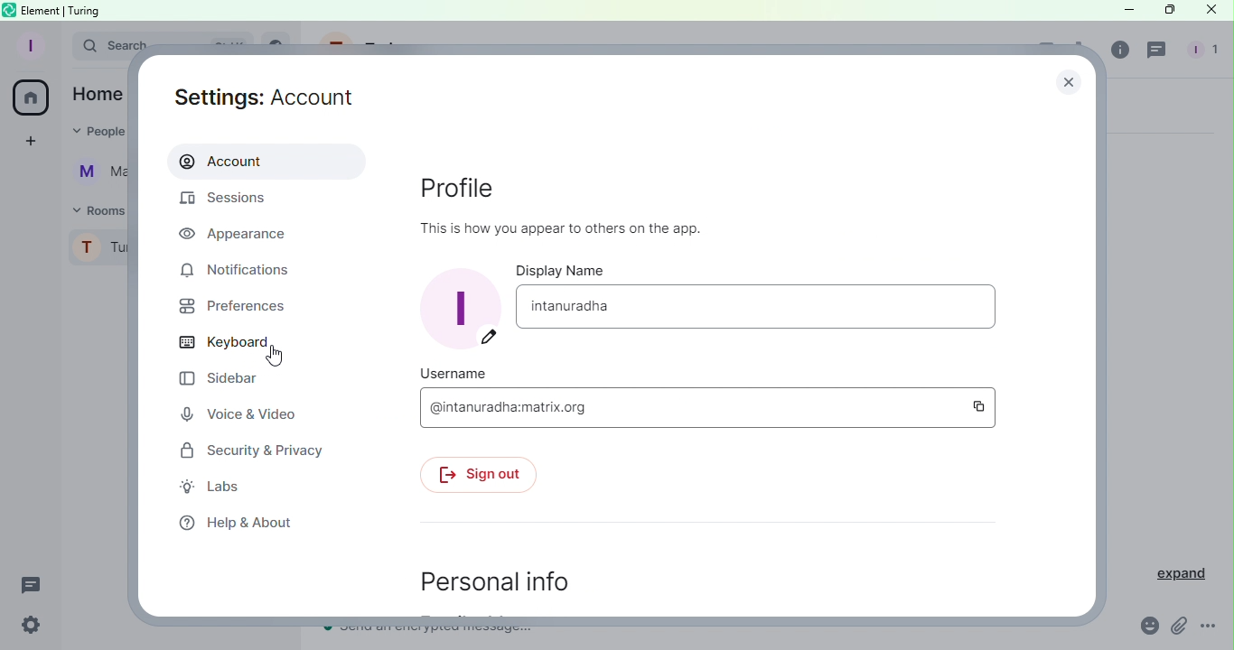 This screenshot has width=1234, height=650. What do you see at coordinates (1173, 573) in the screenshot?
I see `Expand` at bounding box center [1173, 573].